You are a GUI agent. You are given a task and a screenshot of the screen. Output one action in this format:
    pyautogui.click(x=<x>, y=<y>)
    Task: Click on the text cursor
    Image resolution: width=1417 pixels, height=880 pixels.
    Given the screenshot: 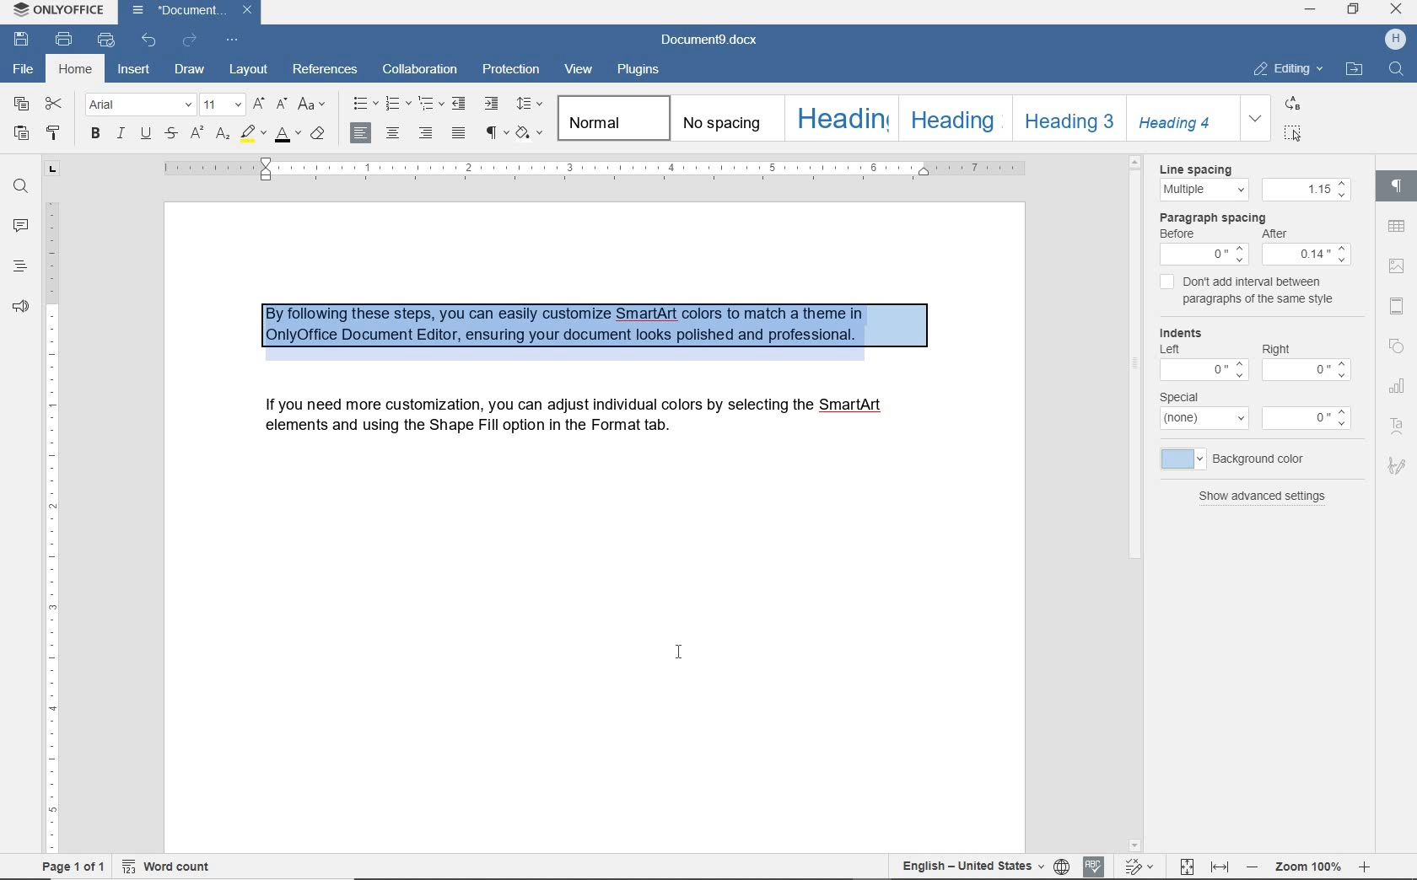 What is the action you would take?
    pyautogui.click(x=674, y=662)
    